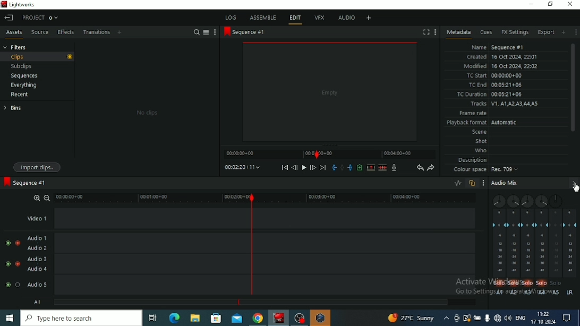 Image resolution: width=580 pixels, height=326 pixels. What do you see at coordinates (254, 243) in the screenshot?
I see `Audio 1, Audio 2` at bounding box center [254, 243].